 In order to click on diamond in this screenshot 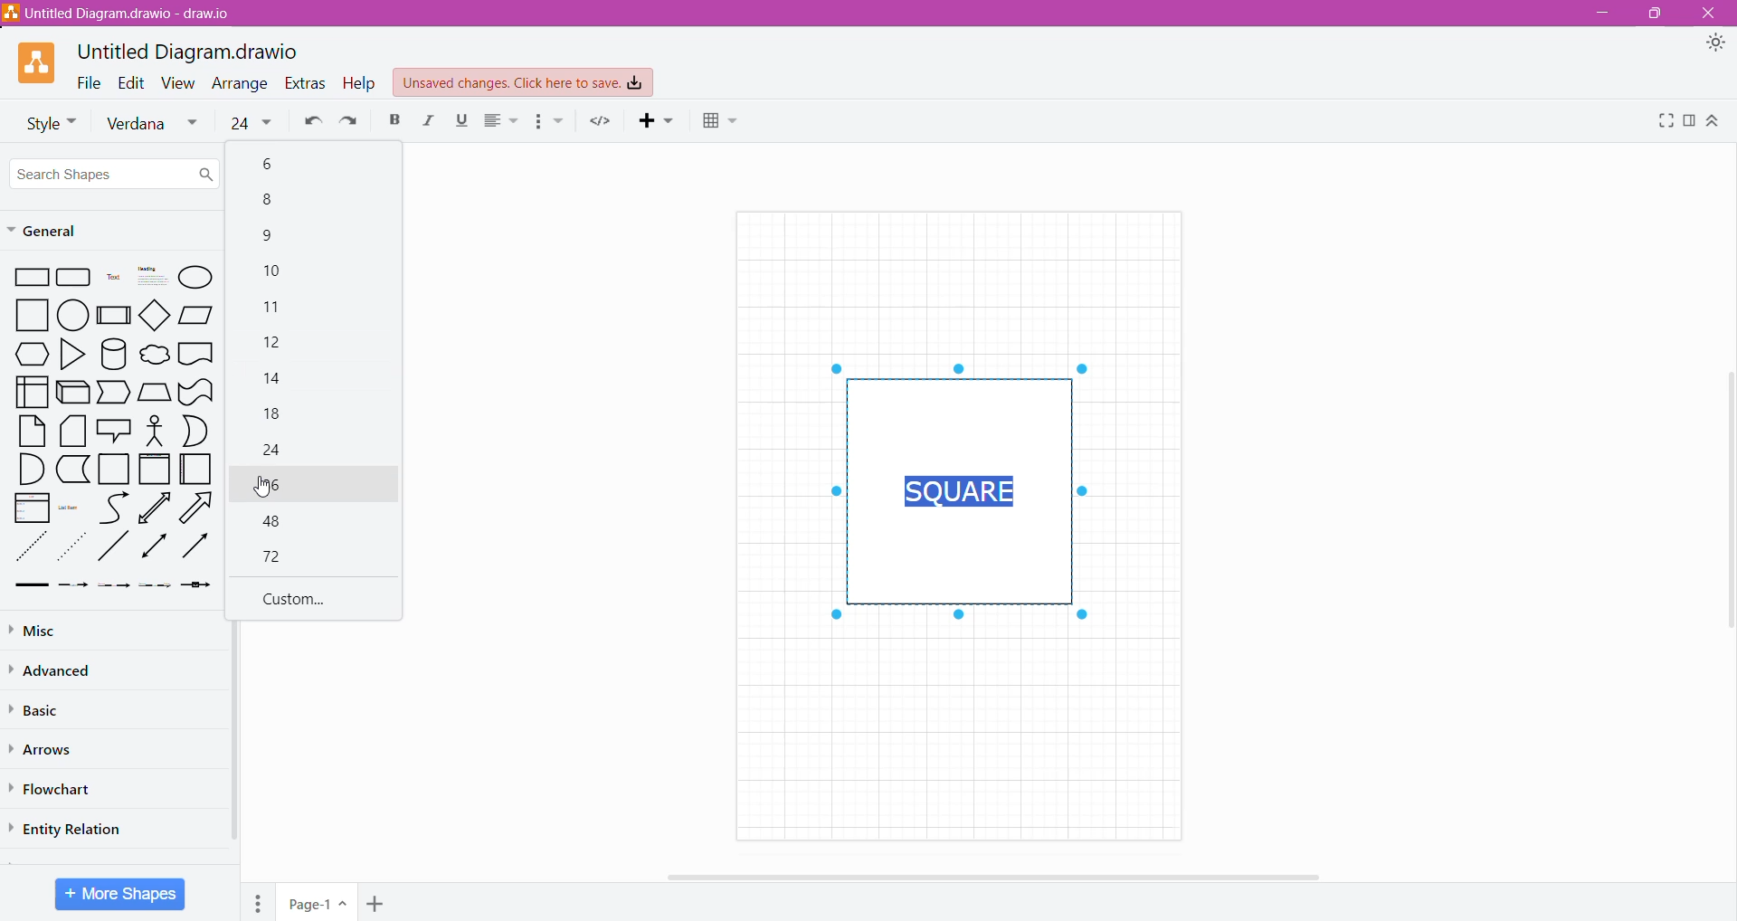, I will do `click(157, 316)`.